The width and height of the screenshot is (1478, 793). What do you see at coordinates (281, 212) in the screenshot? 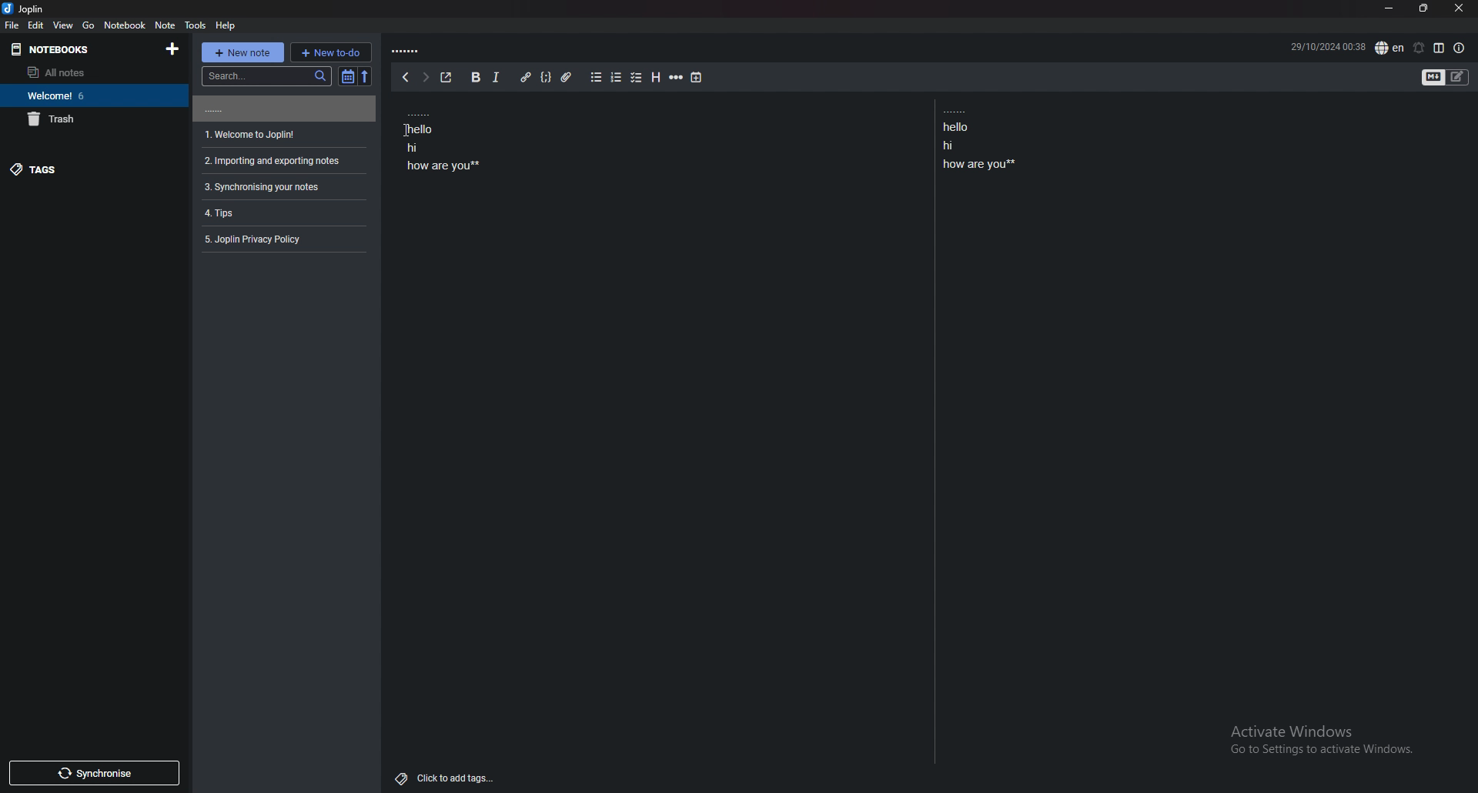
I see `note` at bounding box center [281, 212].